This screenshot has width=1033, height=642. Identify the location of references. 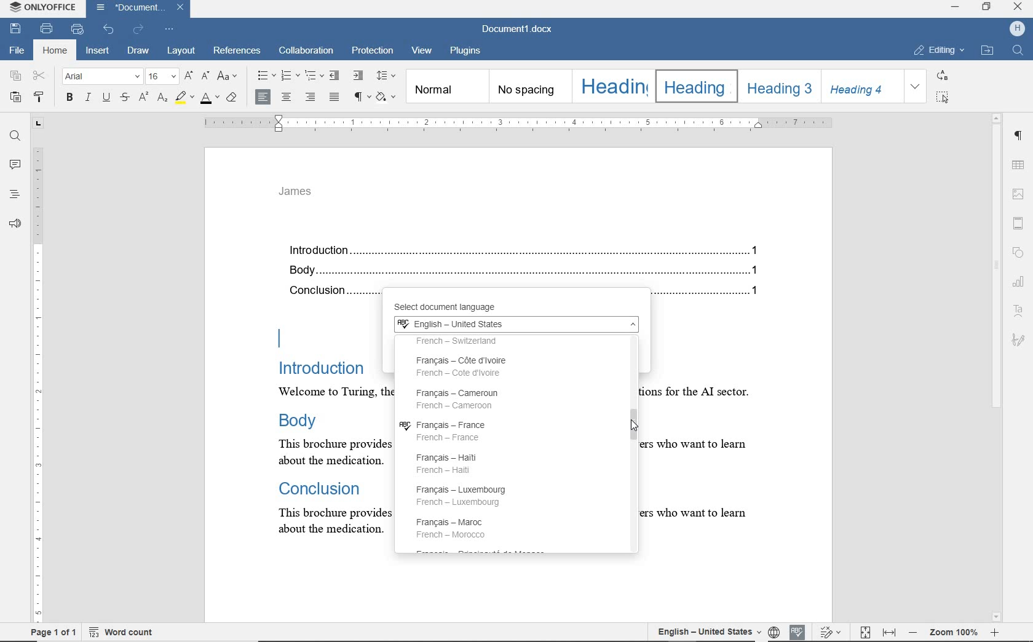
(238, 52).